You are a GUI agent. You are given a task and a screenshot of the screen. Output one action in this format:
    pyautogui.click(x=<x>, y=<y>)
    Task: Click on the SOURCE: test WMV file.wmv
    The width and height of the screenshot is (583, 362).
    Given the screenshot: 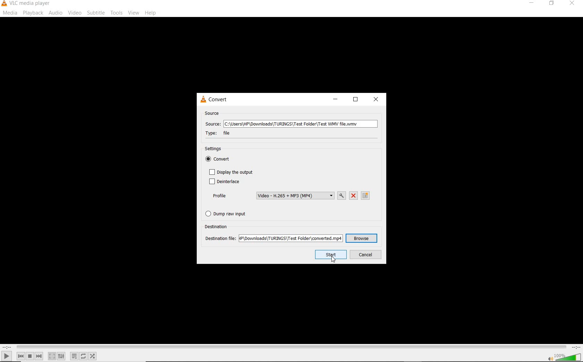 What is the action you would take?
    pyautogui.click(x=290, y=124)
    